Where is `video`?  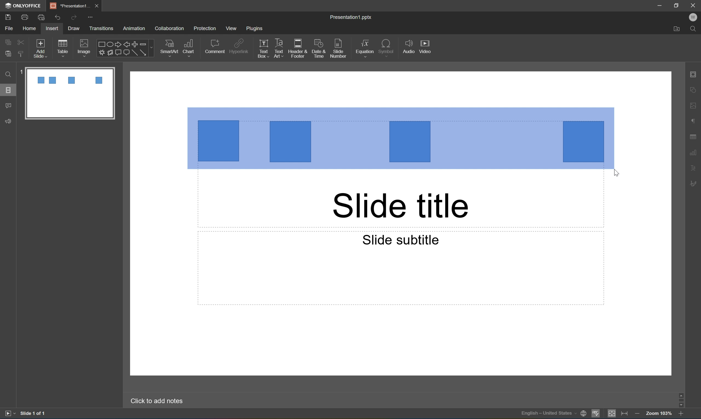 video is located at coordinates (427, 46).